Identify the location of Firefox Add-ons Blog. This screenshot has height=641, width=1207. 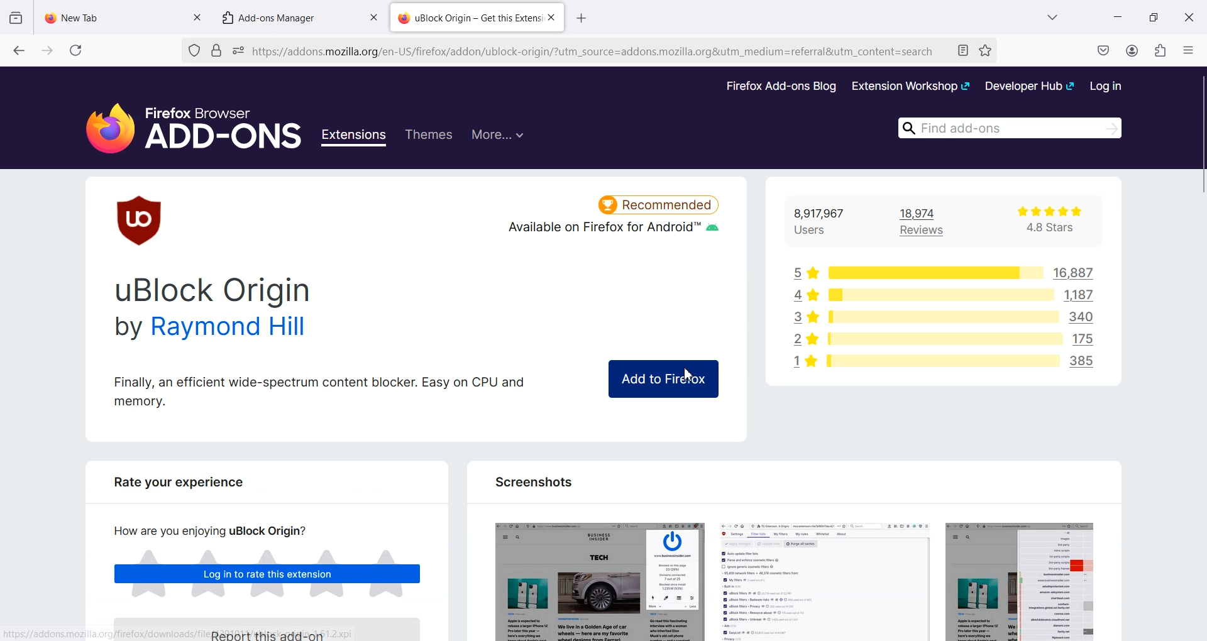
(781, 87).